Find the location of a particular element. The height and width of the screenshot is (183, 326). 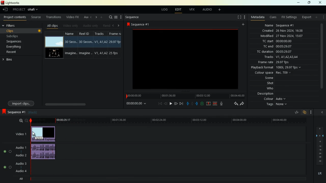

description is located at coordinates (264, 94).